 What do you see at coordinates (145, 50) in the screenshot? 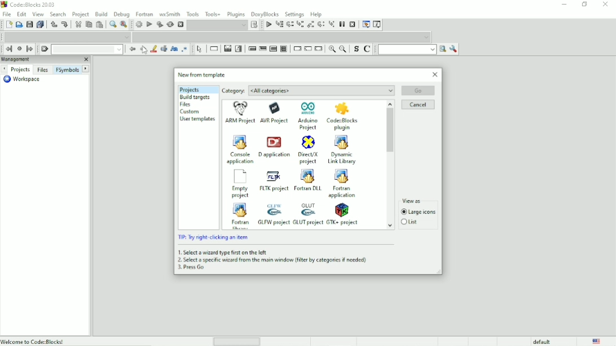
I see `Cursor` at bounding box center [145, 50].